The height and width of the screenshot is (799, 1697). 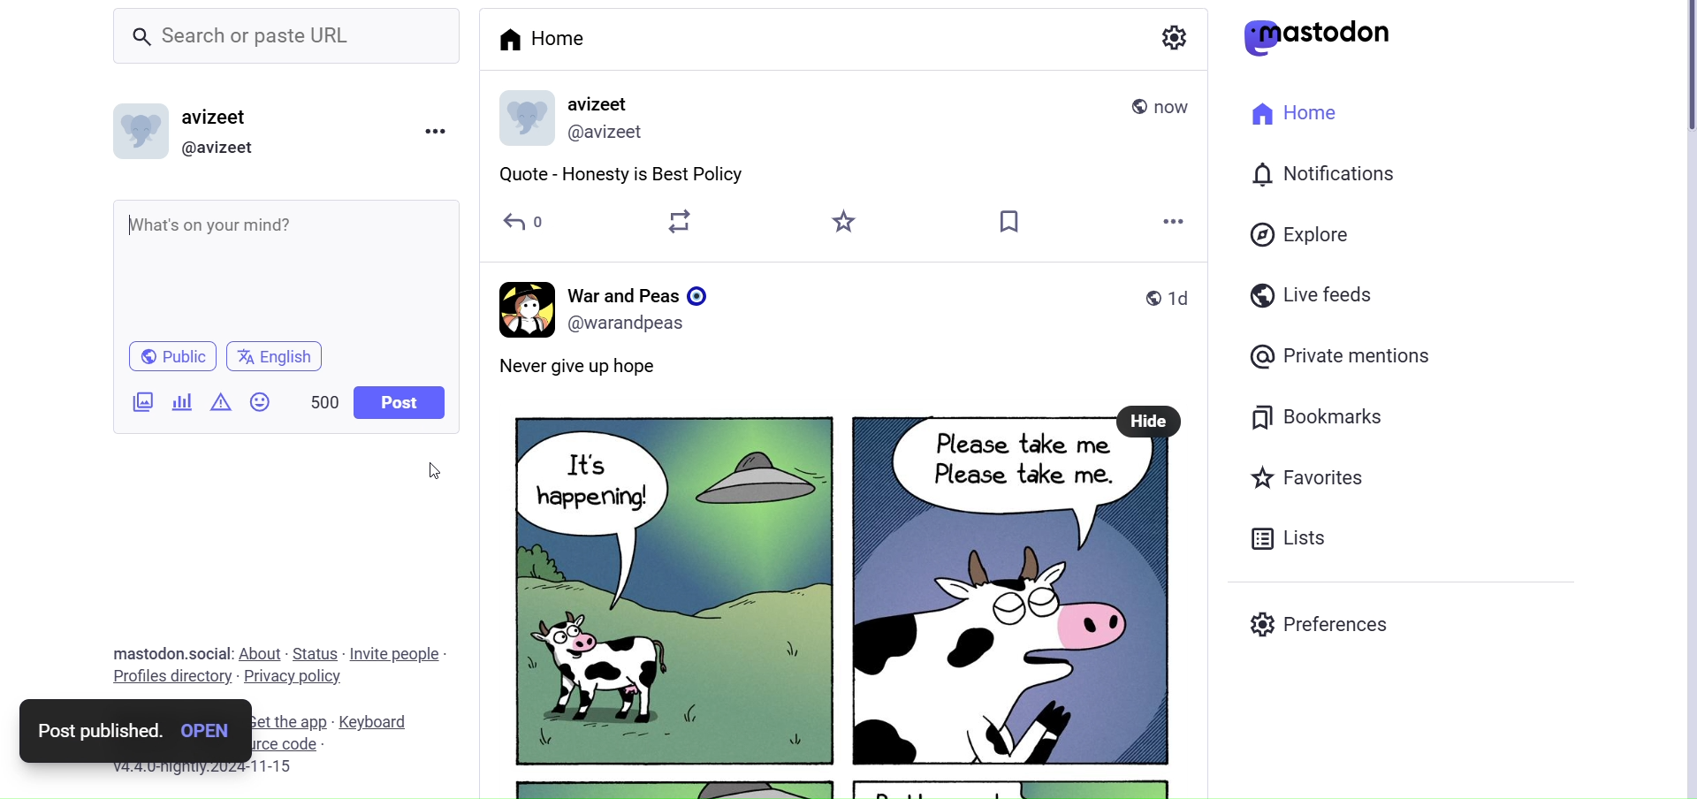 I want to click on What's on your mind, so click(x=282, y=265).